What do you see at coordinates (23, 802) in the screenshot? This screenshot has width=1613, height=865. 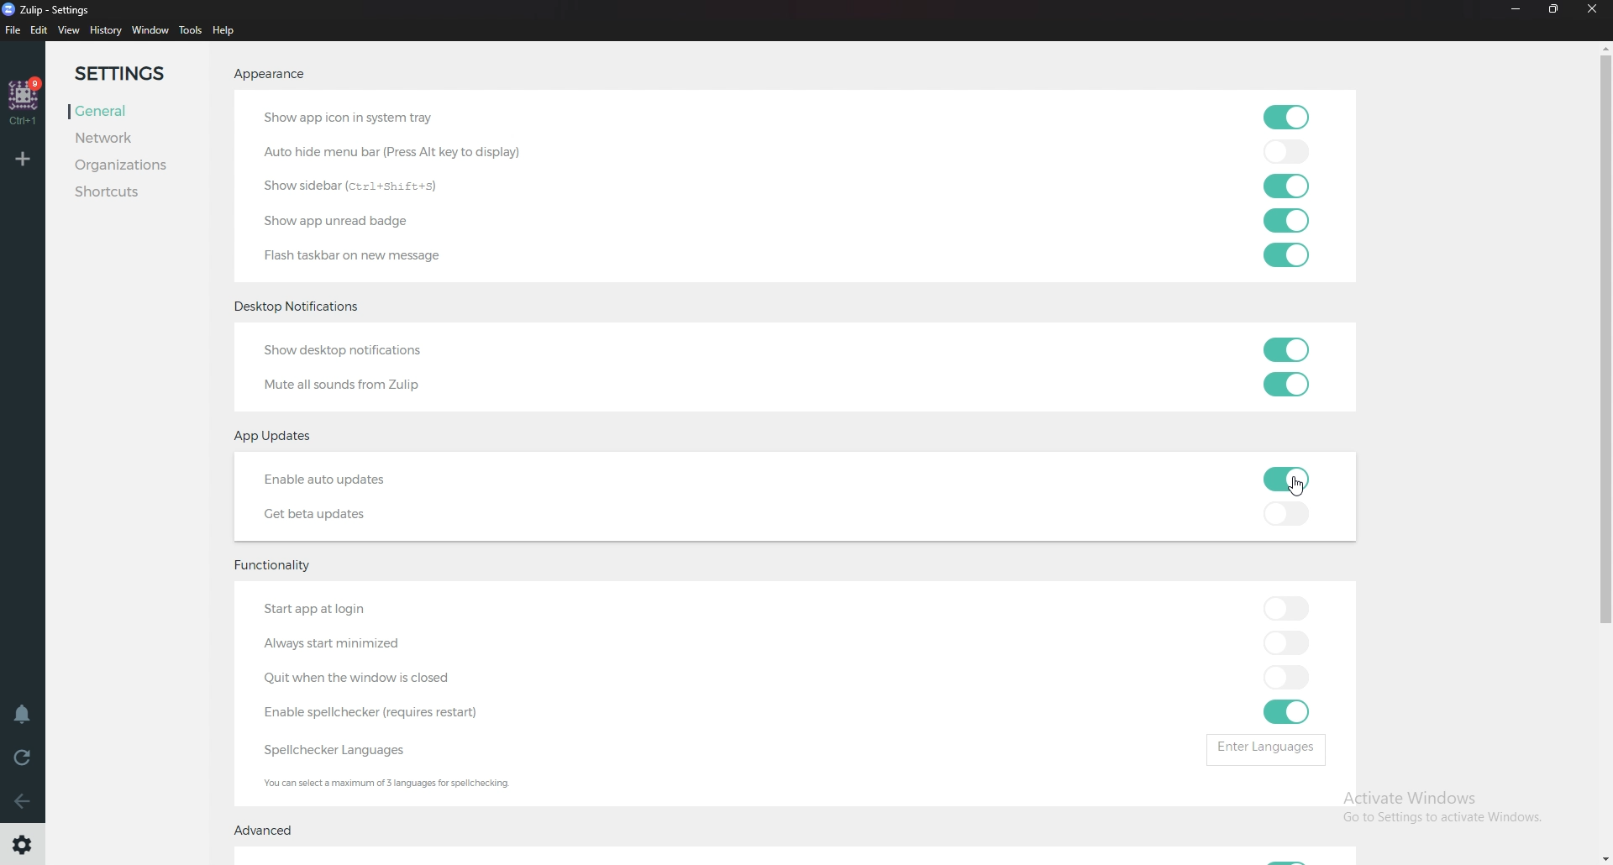 I see `back` at bounding box center [23, 802].